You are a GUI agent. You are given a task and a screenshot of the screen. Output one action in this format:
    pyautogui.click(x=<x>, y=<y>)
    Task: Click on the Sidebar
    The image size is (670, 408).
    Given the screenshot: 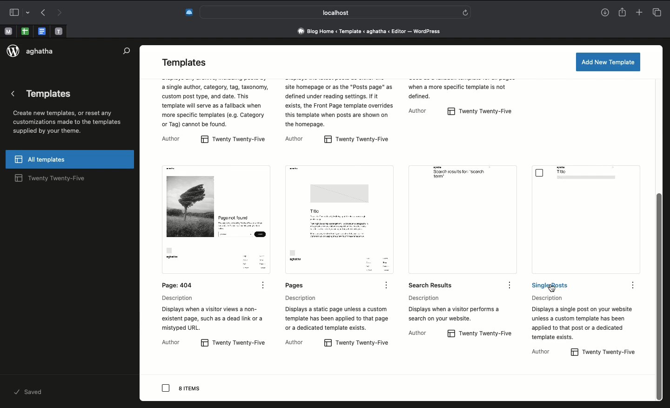 What is the action you would take?
    pyautogui.click(x=17, y=13)
    